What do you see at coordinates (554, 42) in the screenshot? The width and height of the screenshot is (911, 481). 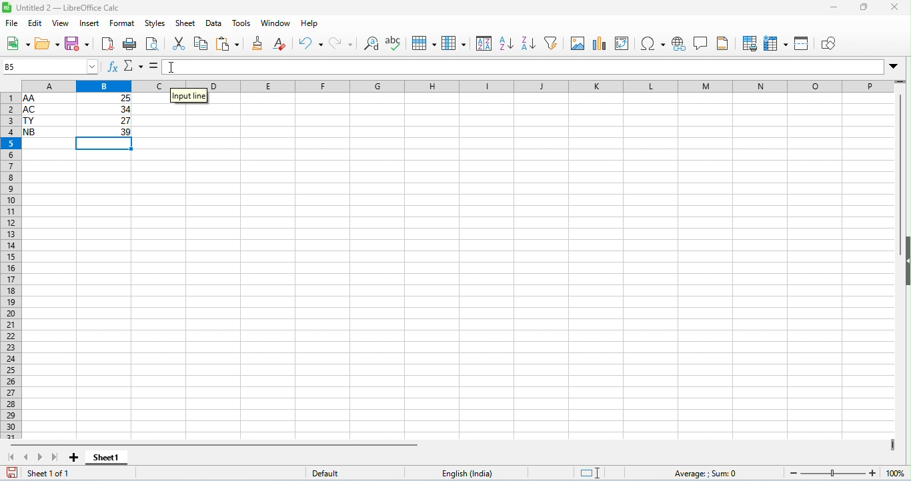 I see `filter` at bounding box center [554, 42].